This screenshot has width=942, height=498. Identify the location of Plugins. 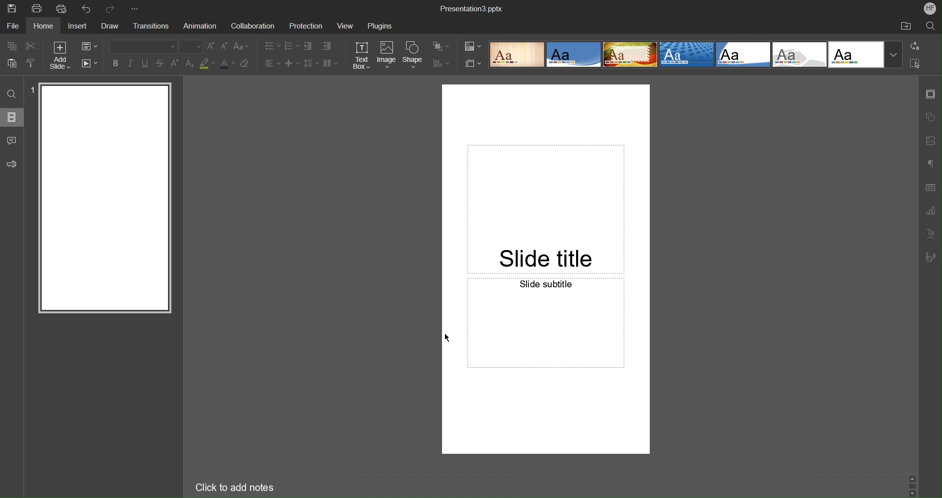
(379, 27).